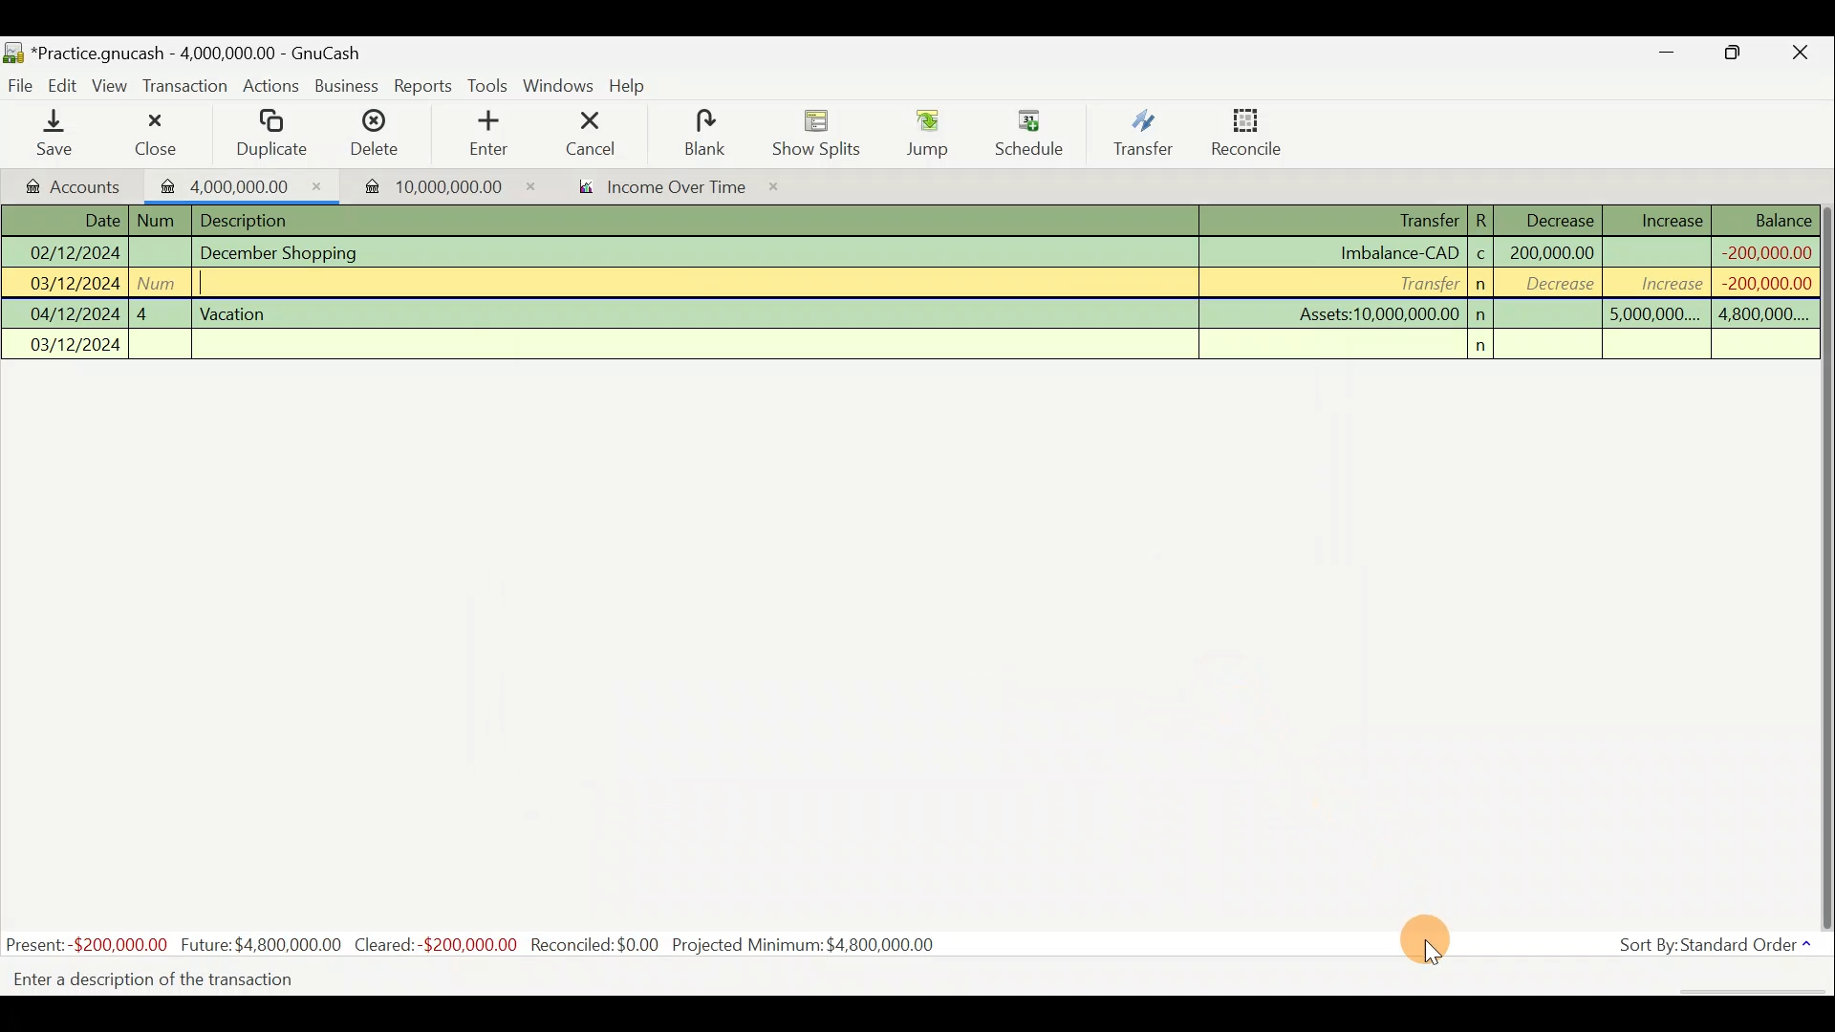 Image resolution: width=1835 pixels, height=1032 pixels. What do you see at coordinates (489, 84) in the screenshot?
I see `Tools` at bounding box center [489, 84].